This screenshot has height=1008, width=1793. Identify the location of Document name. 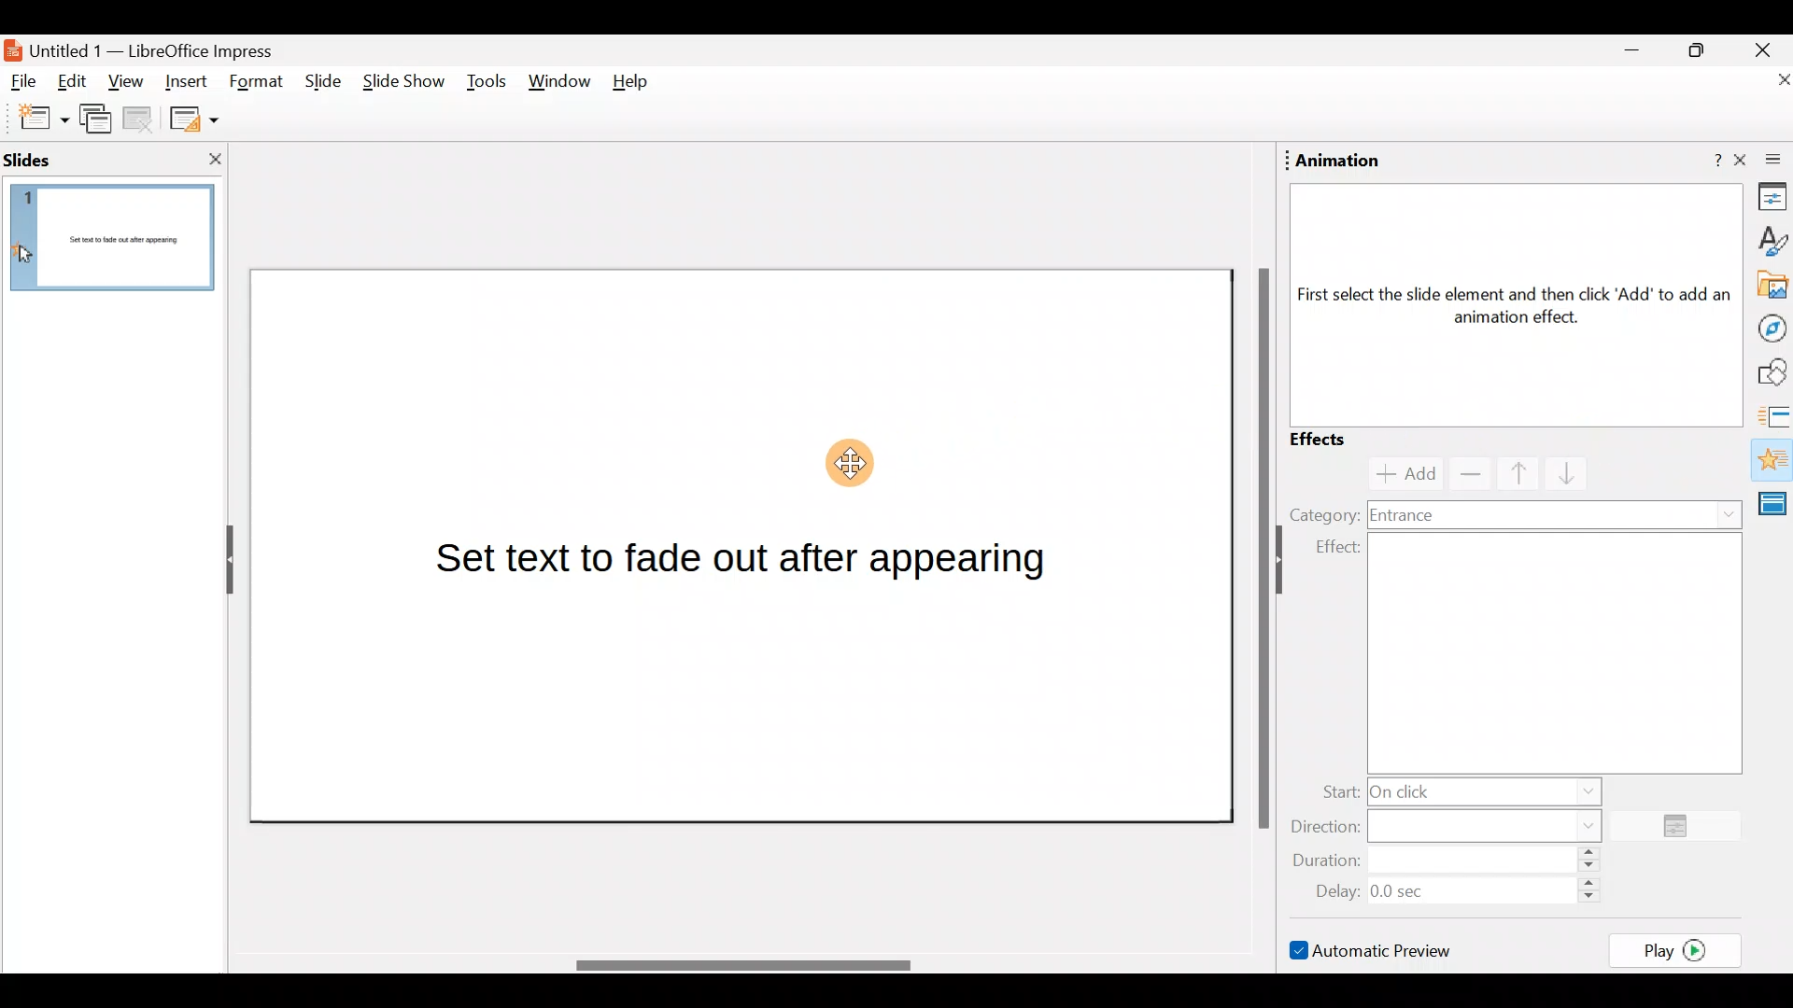
(152, 49).